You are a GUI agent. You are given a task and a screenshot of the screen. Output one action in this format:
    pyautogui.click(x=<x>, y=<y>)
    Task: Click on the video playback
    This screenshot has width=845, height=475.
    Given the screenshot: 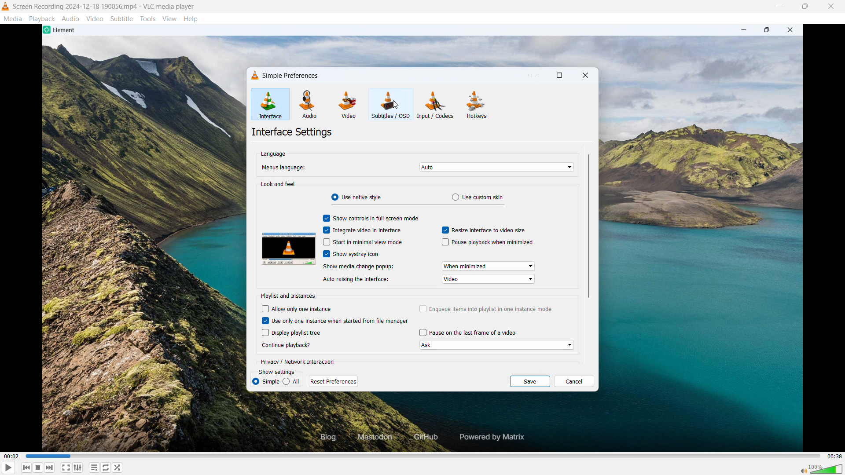 What is the action you would take?
    pyautogui.click(x=418, y=42)
    